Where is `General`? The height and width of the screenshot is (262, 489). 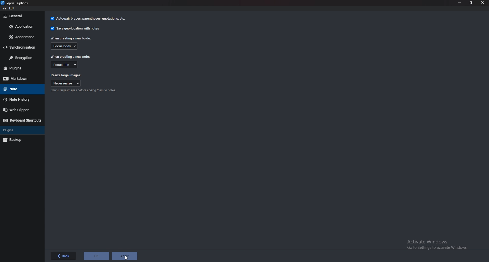 General is located at coordinates (22, 16).